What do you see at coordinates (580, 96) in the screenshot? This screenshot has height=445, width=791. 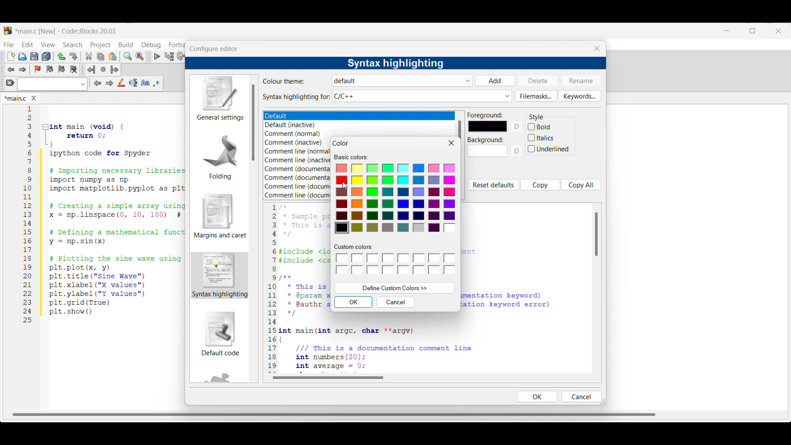 I see `Keywords` at bounding box center [580, 96].